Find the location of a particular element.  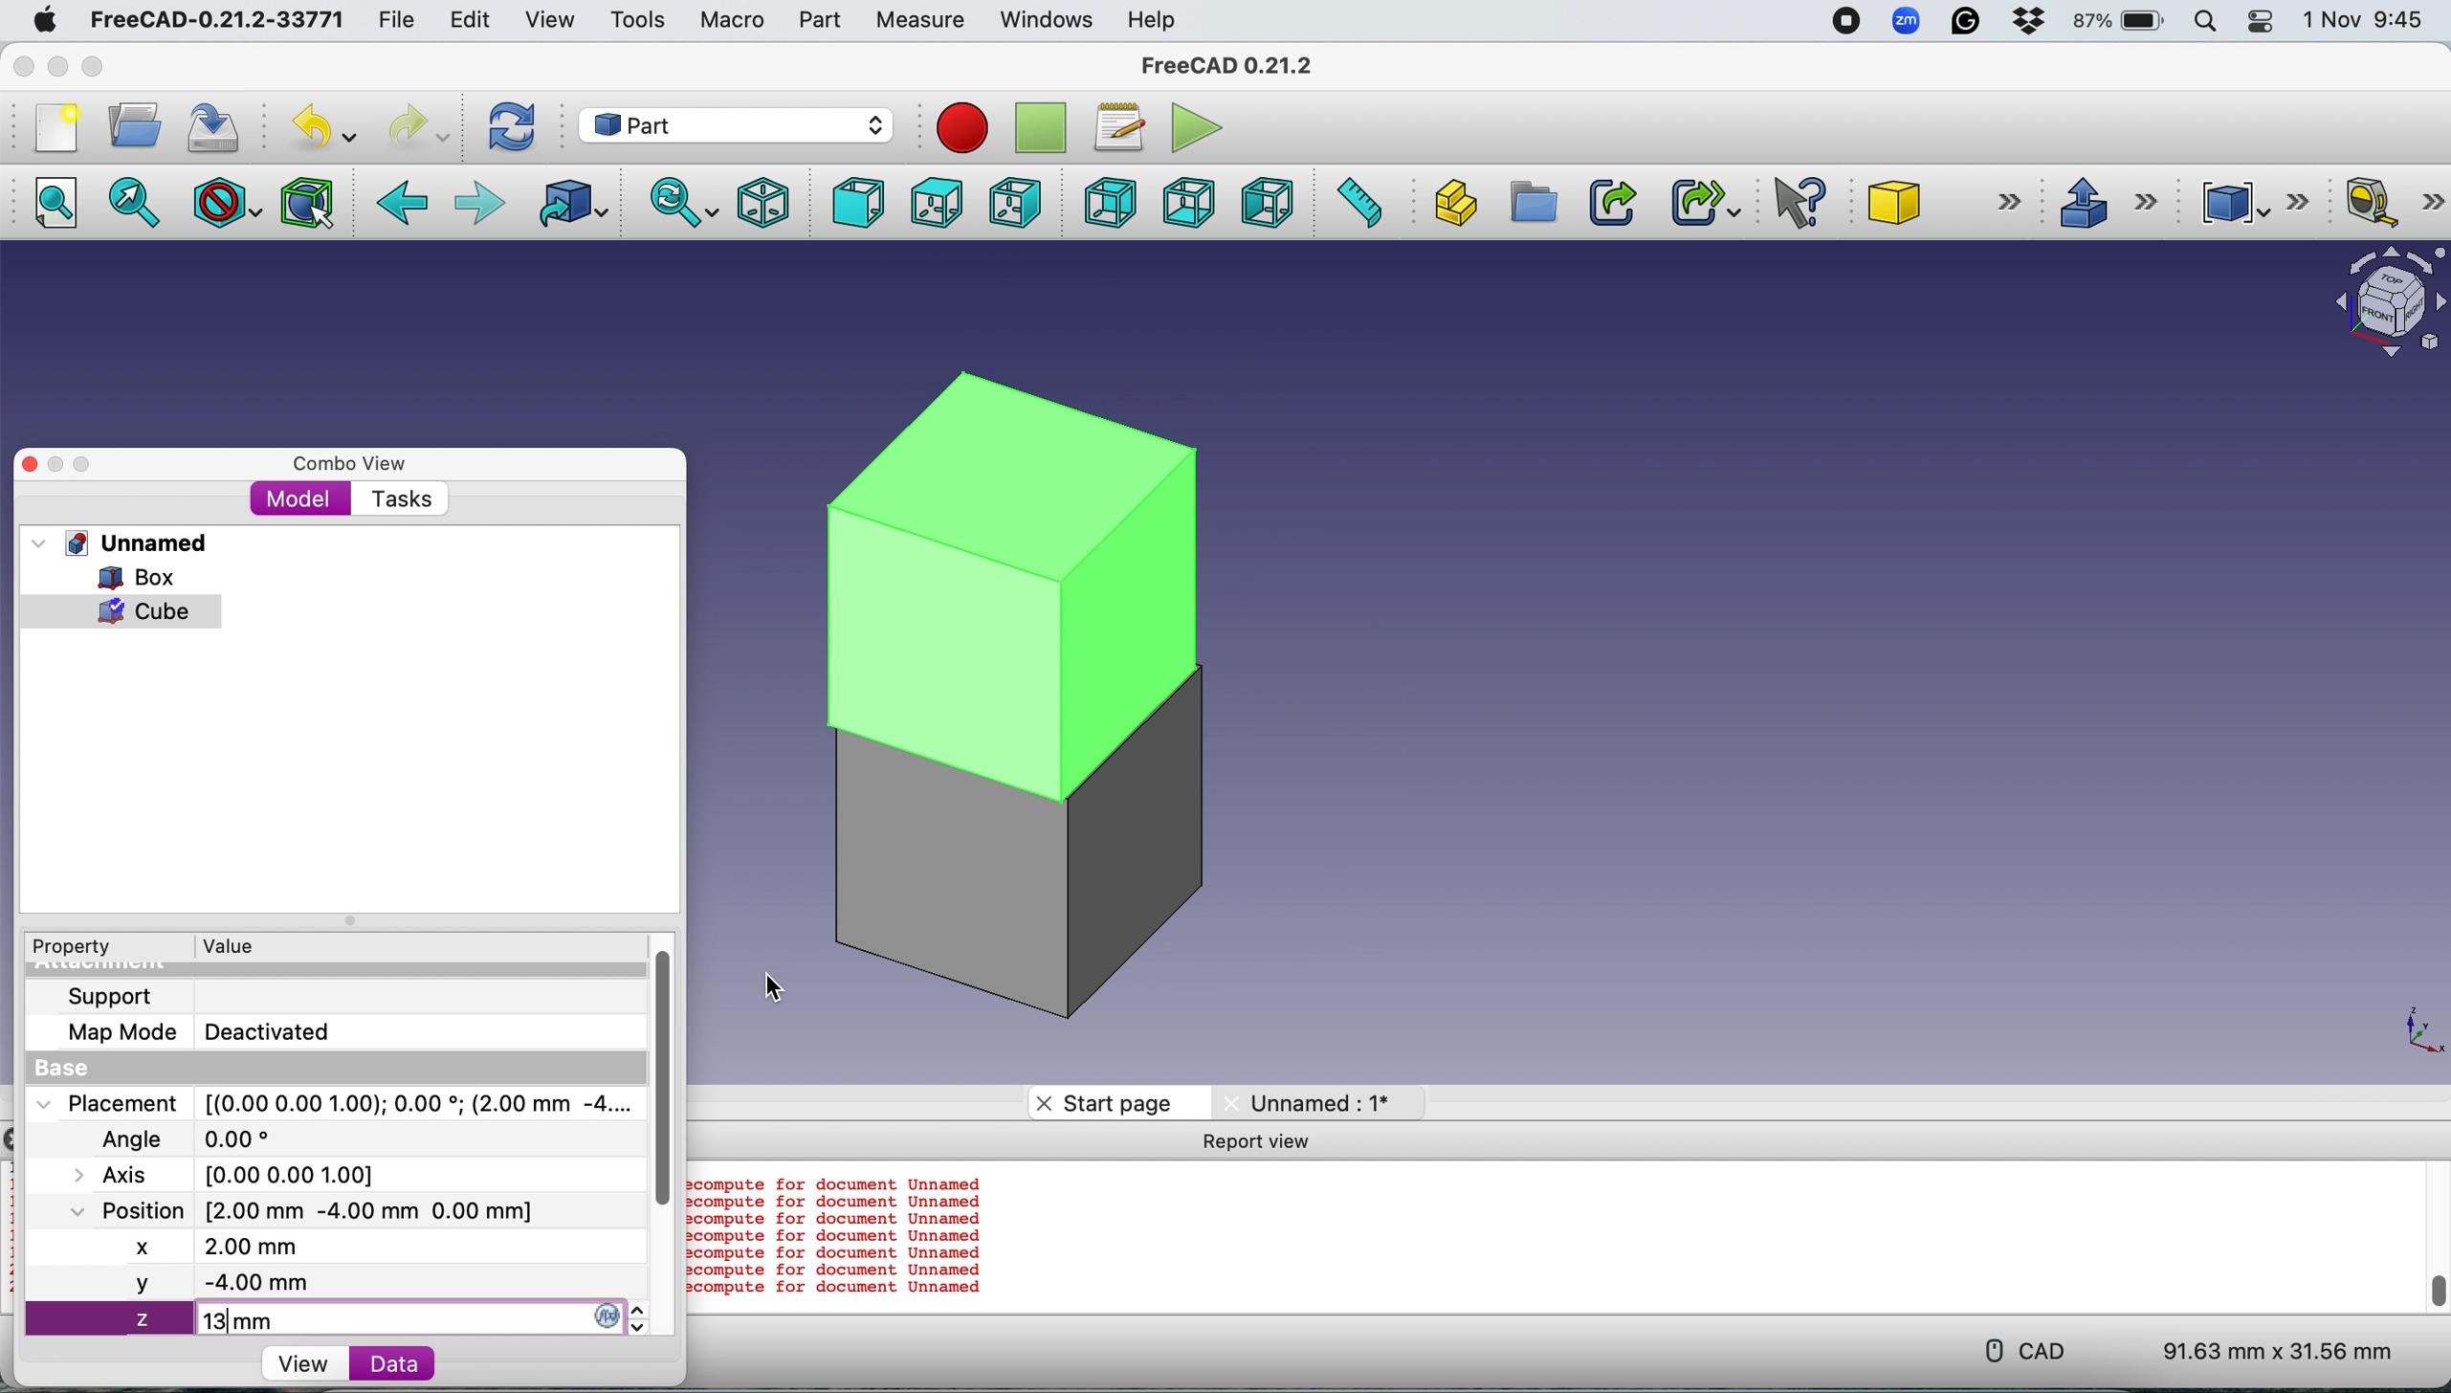

z 13 mm is located at coordinates (335, 1319).